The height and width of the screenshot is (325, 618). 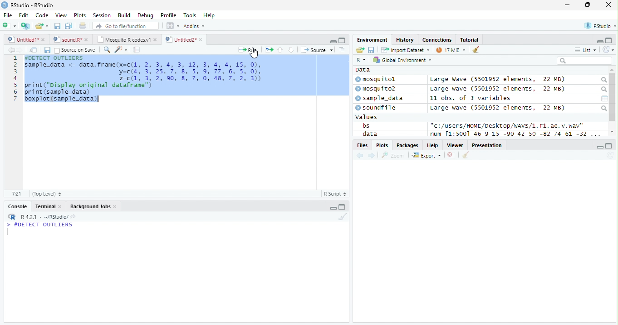 I want to click on Background Jobs, so click(x=93, y=206).